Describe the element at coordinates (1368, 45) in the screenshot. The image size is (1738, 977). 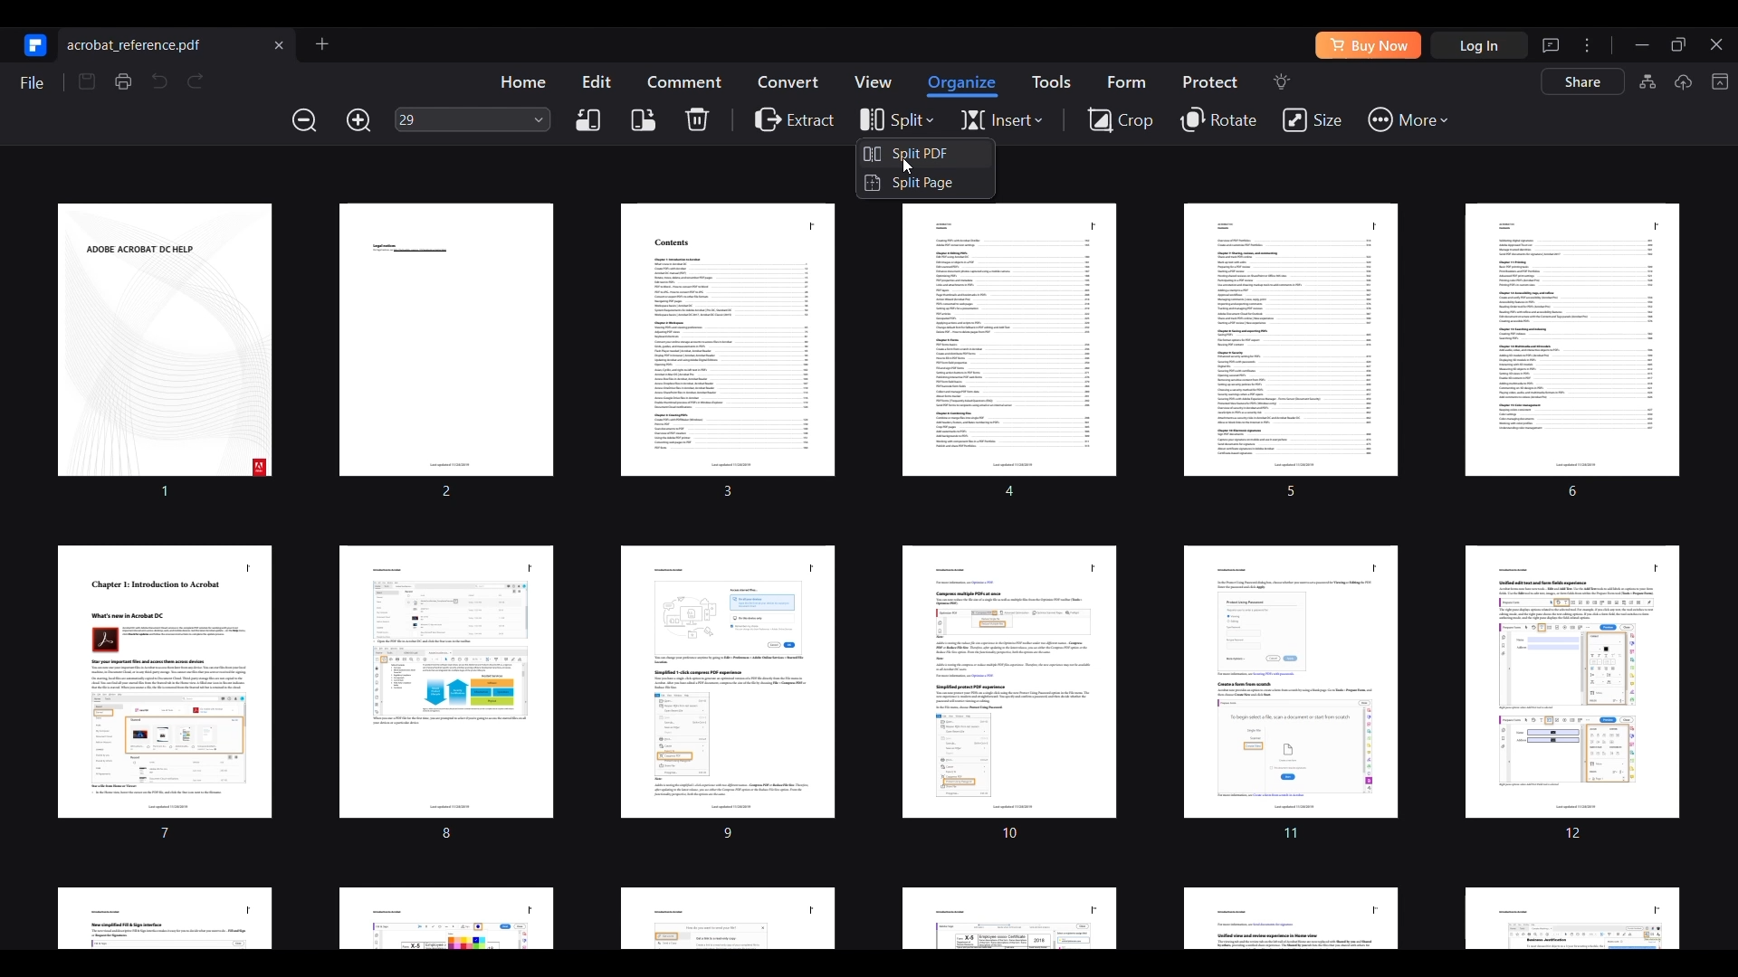
I see `Buy software` at that location.